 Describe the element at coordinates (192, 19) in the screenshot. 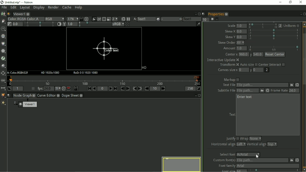

I see `text1` at that location.